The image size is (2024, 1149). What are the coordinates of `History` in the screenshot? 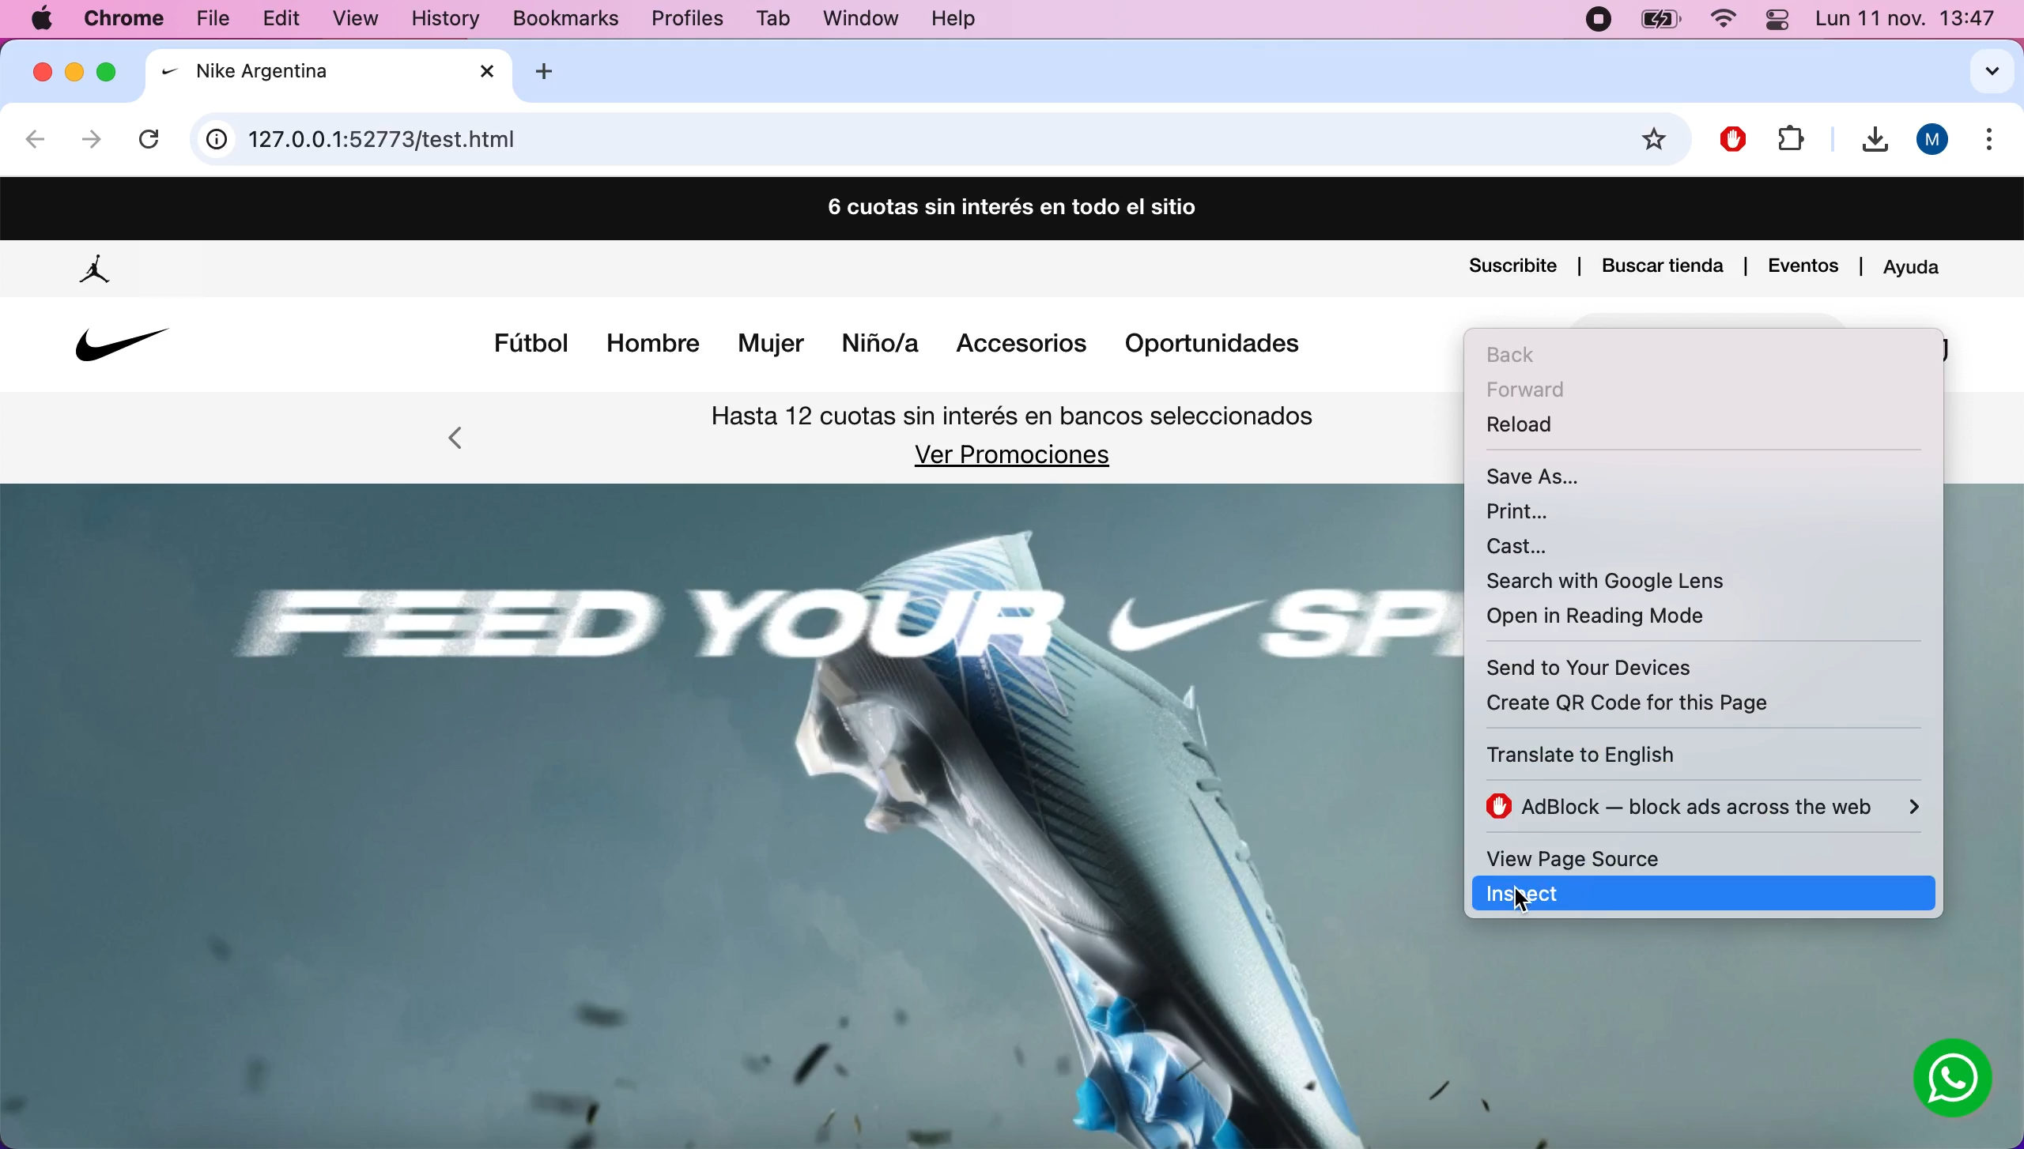 It's located at (445, 21).